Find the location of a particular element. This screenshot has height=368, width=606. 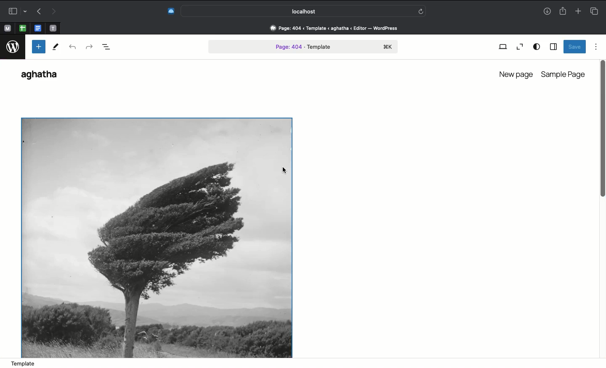

WordPress name is located at coordinates (43, 76).